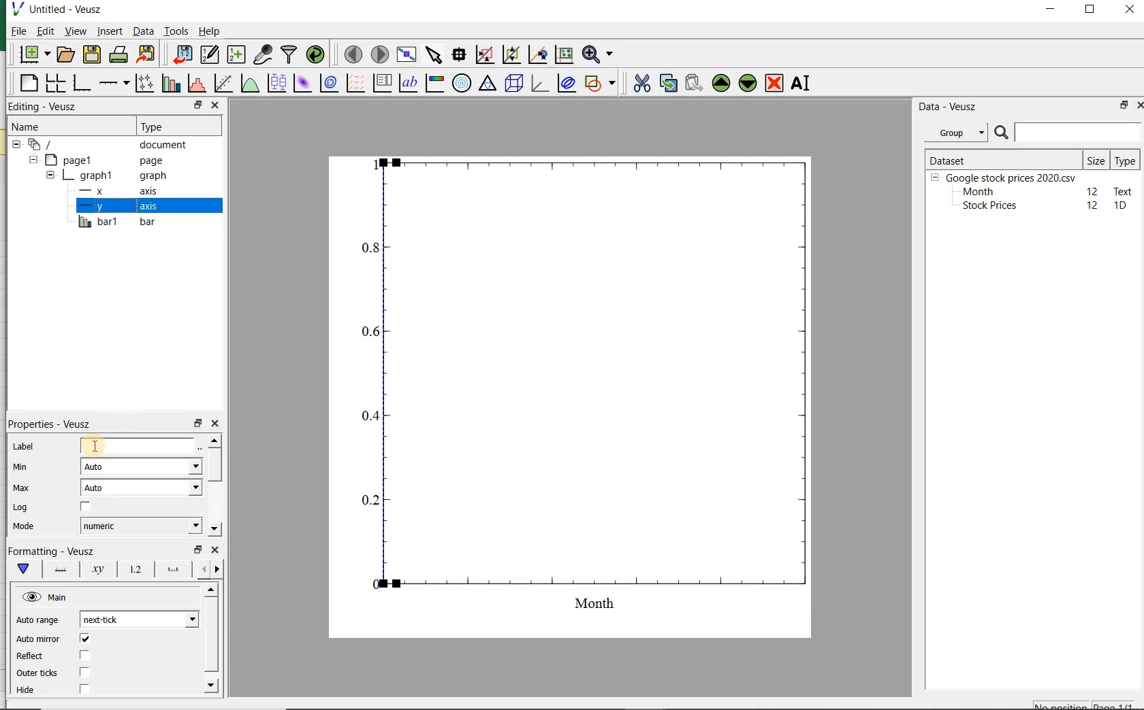 This screenshot has width=1144, height=710. What do you see at coordinates (142, 84) in the screenshot?
I see `plot points with lines and errorbars` at bounding box center [142, 84].